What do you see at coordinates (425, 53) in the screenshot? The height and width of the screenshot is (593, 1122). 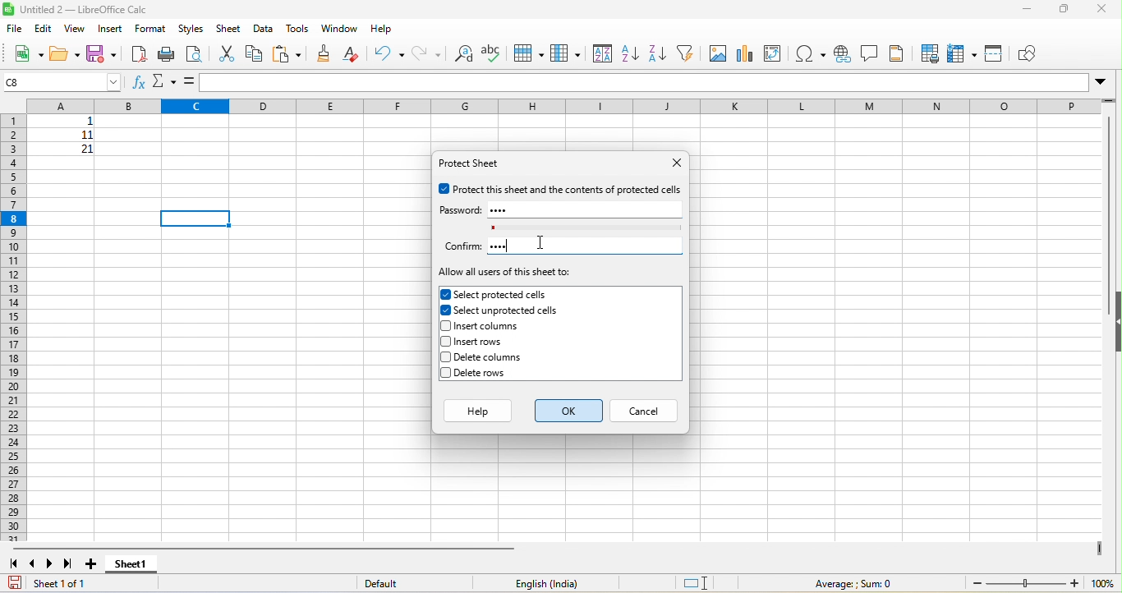 I see `redo` at bounding box center [425, 53].